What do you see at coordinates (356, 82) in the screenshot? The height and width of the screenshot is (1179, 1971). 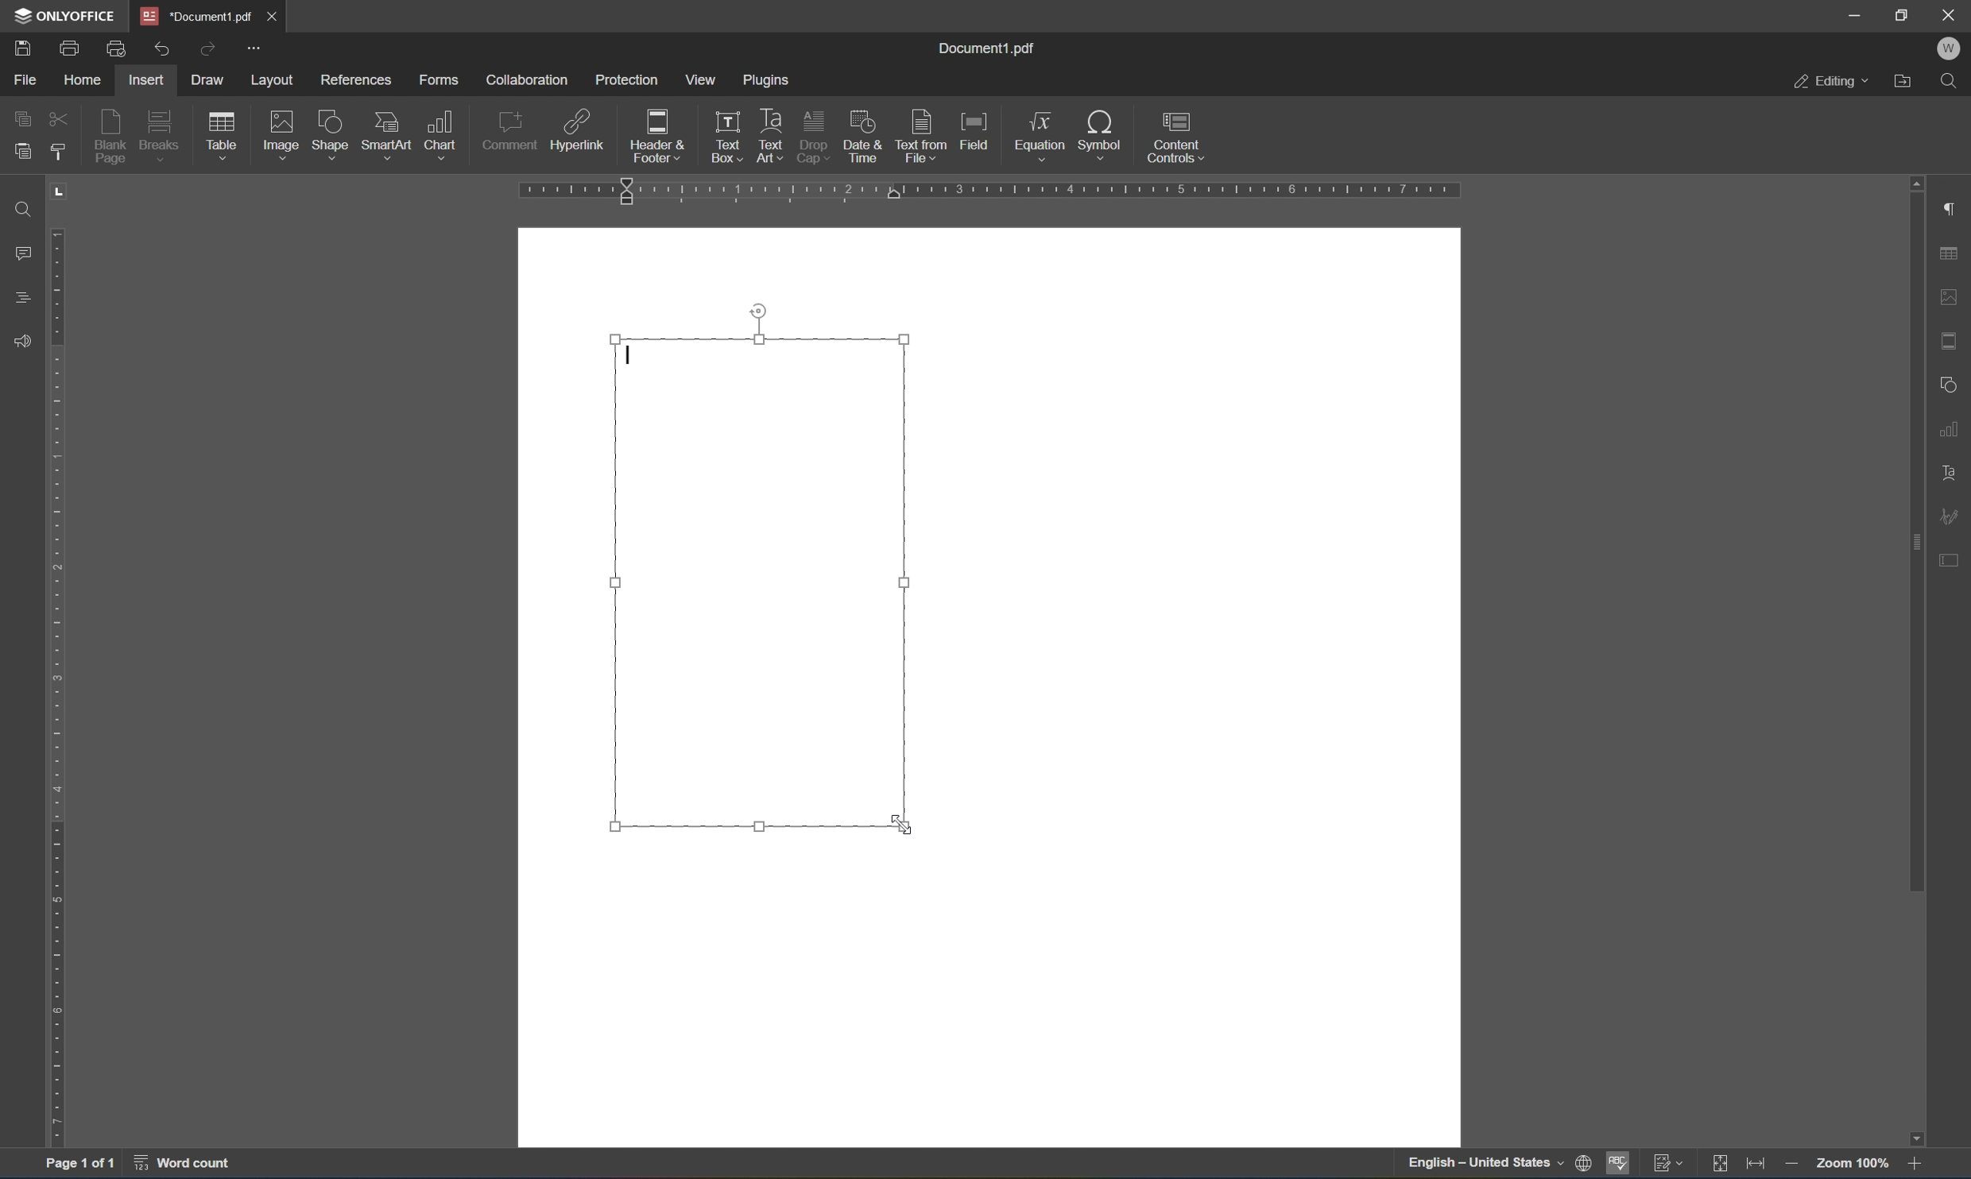 I see `references` at bounding box center [356, 82].